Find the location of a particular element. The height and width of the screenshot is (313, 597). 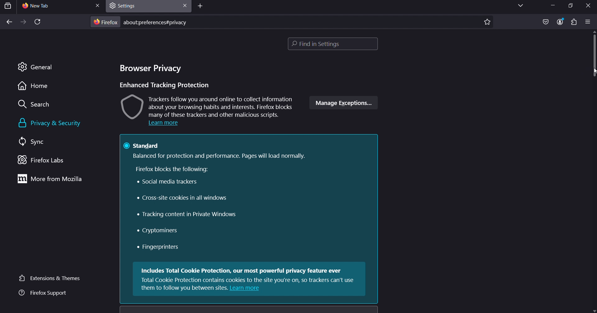

close is located at coordinates (98, 5).